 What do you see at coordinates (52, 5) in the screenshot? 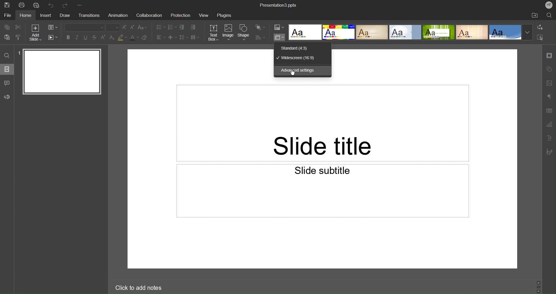
I see `Undo` at bounding box center [52, 5].